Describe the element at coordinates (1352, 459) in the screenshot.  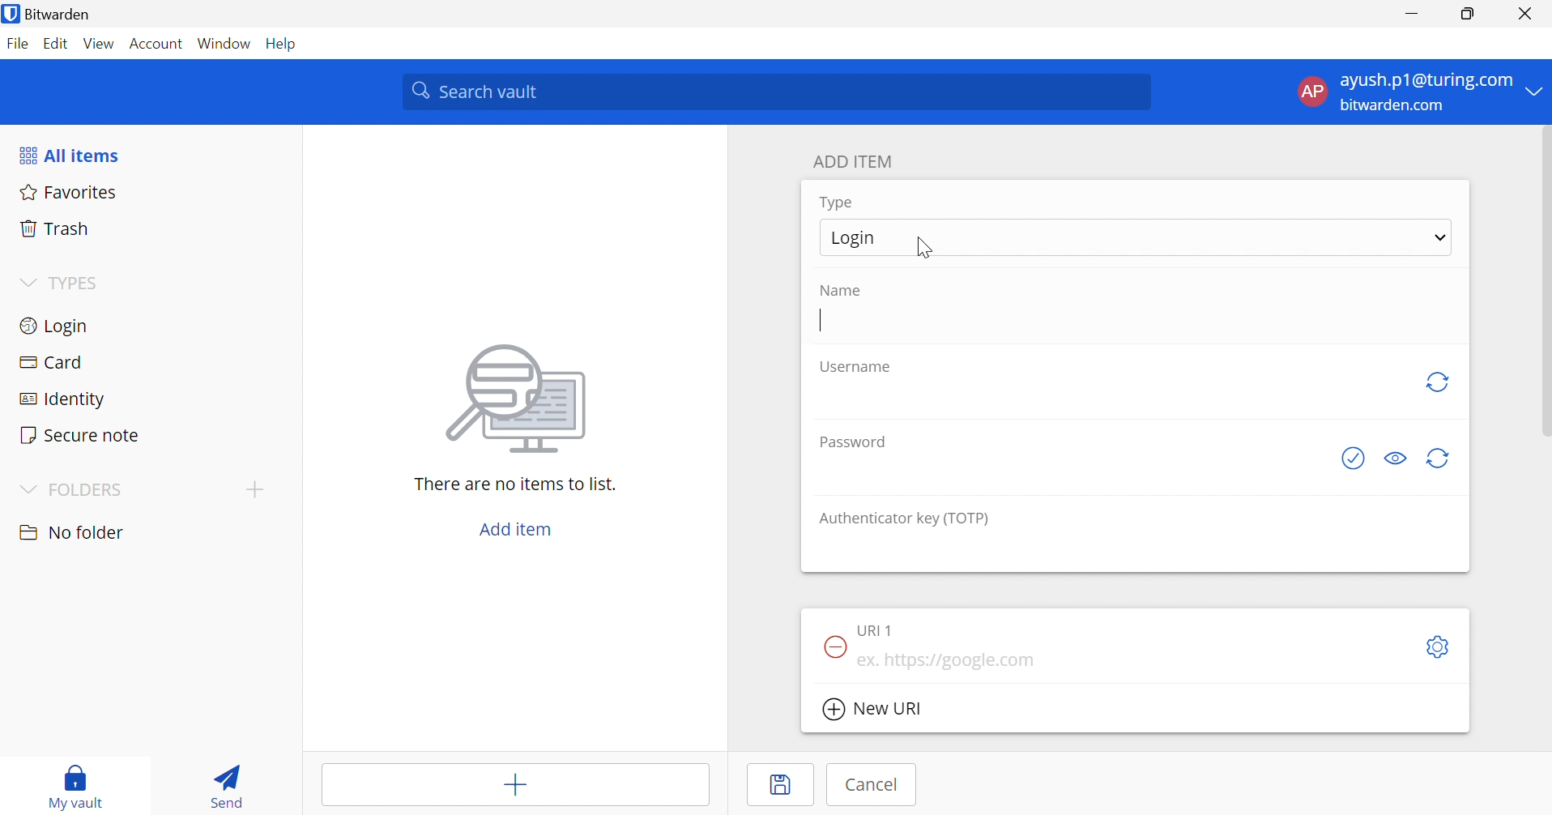
I see `Check if password has been exposed` at that location.